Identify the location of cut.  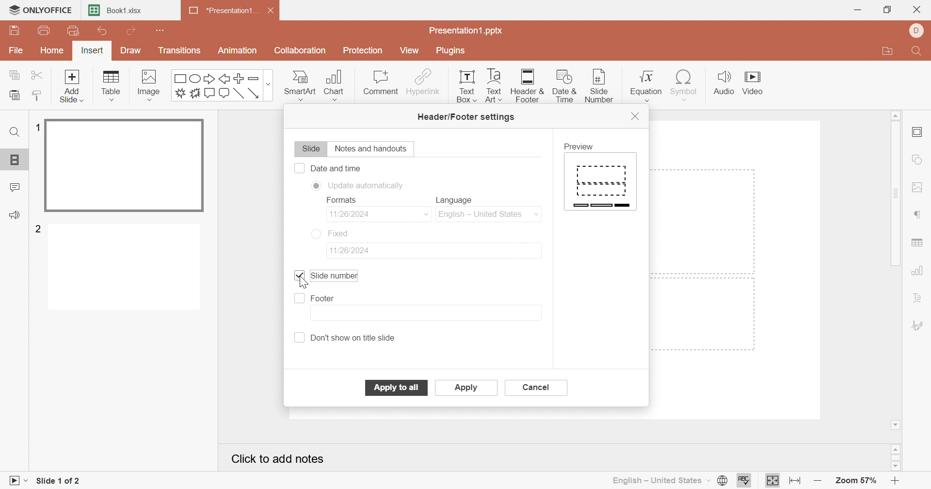
(39, 74).